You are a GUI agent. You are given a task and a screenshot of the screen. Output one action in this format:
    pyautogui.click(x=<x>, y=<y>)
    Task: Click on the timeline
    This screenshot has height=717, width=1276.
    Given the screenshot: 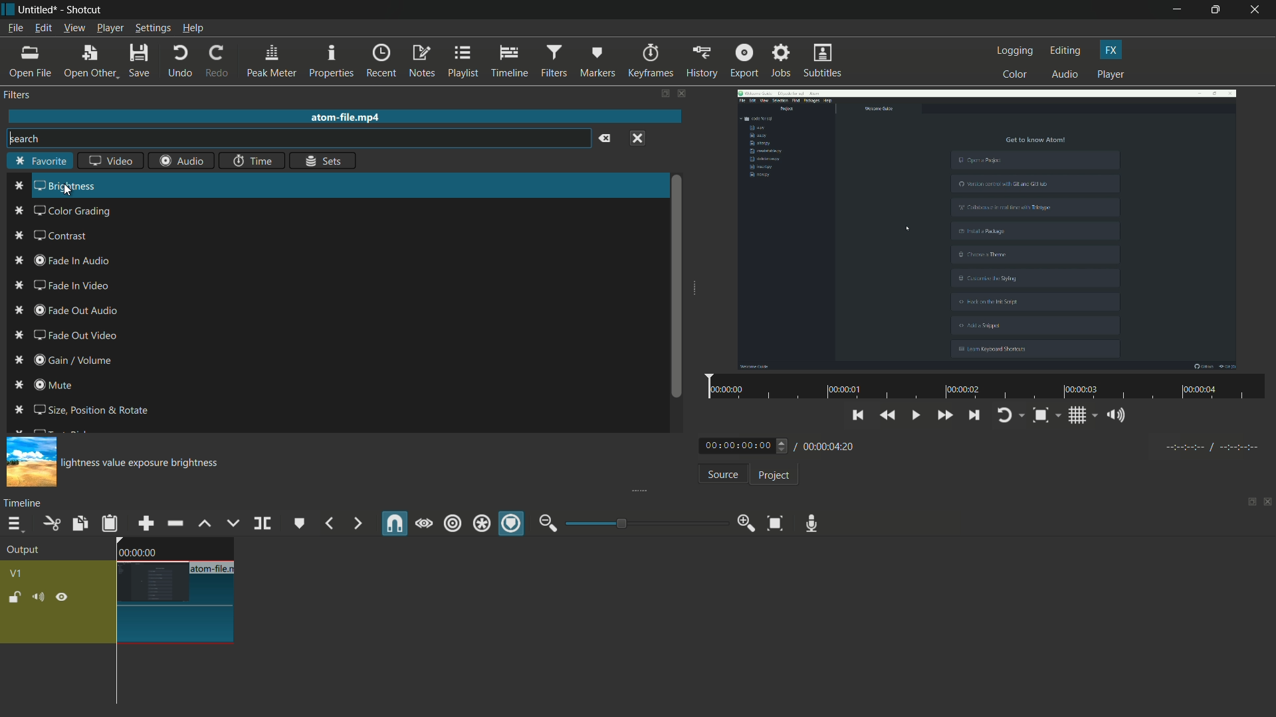 What is the action you would take?
    pyautogui.click(x=510, y=62)
    